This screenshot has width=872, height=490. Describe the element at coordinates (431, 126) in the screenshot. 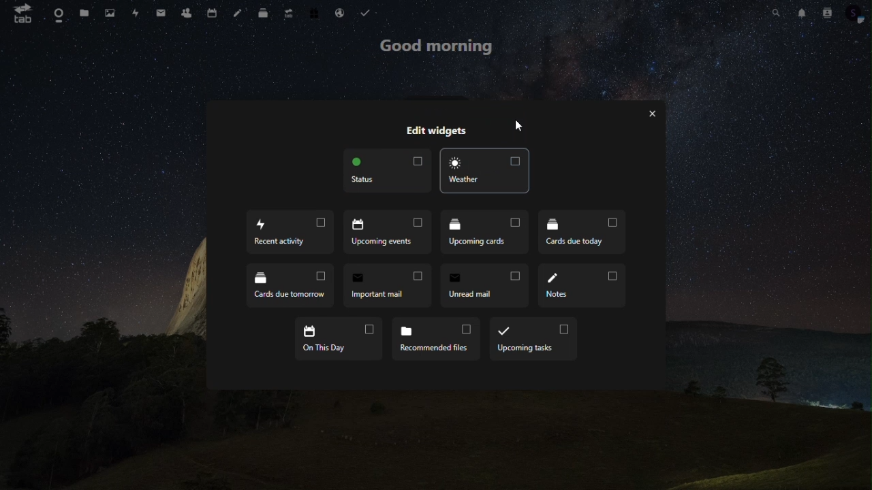

I see `edit widgets` at that location.